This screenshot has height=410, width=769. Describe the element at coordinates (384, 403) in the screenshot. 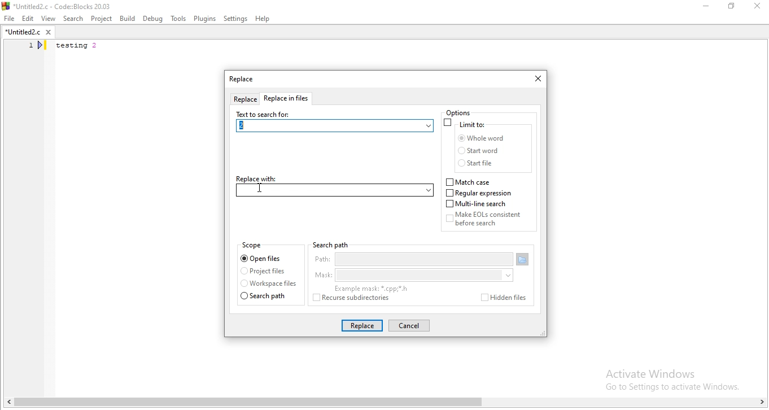

I see `scroll bar` at that location.